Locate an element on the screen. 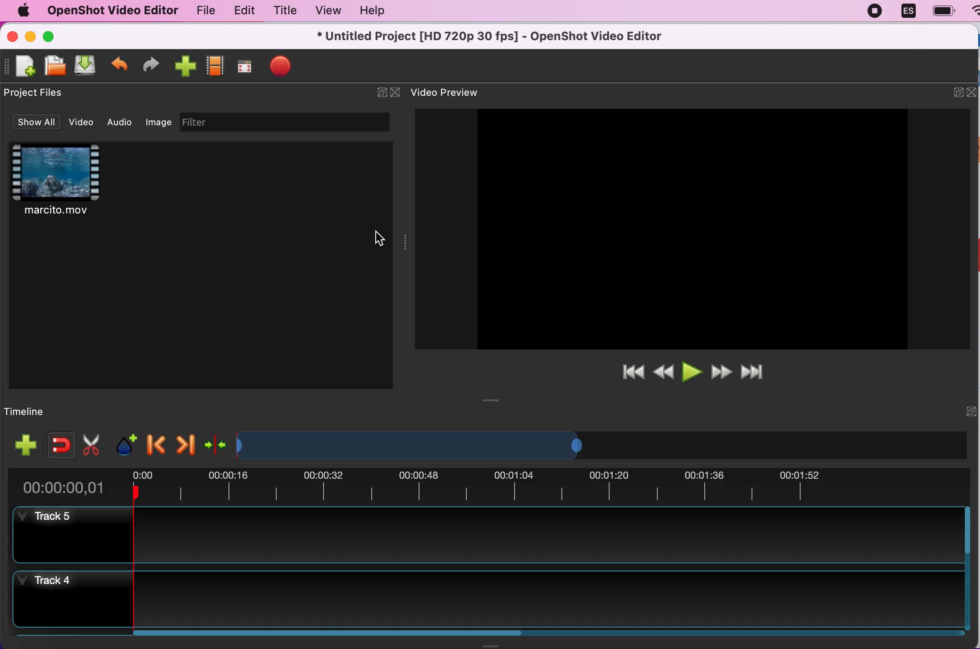 Image resolution: width=980 pixels, height=649 pixels. video is located at coordinates (81, 122).